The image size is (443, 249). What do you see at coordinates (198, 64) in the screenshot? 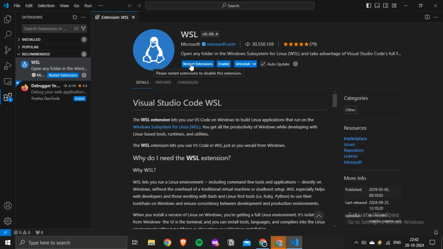
I see `Restart Extensions` at bounding box center [198, 64].